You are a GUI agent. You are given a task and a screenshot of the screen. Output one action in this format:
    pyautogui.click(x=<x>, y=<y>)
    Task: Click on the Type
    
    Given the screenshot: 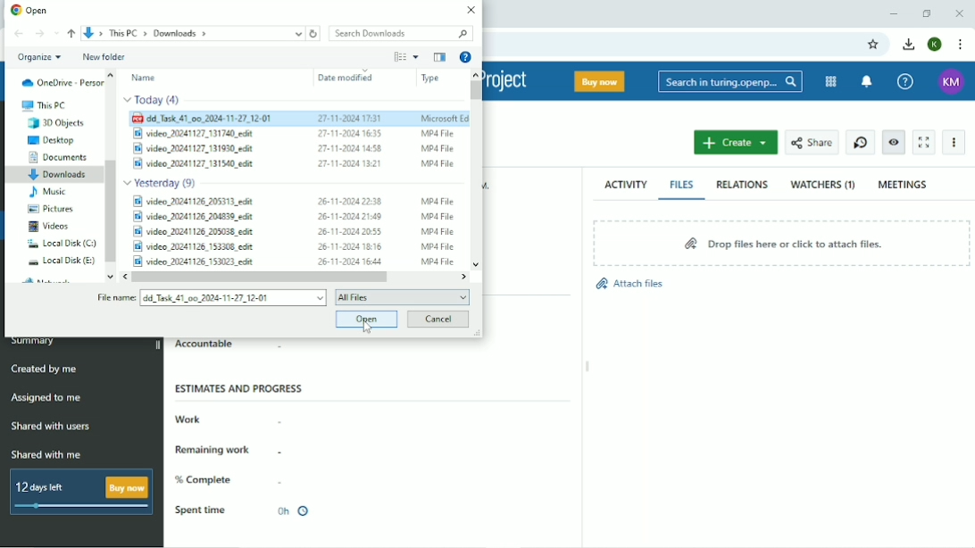 What is the action you would take?
    pyautogui.click(x=430, y=79)
    